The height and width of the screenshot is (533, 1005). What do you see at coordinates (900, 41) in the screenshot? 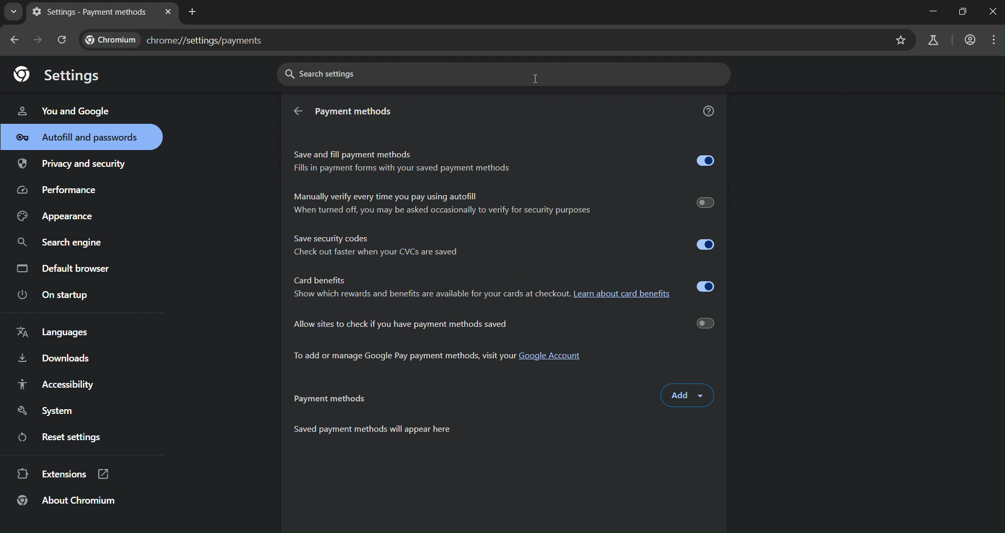
I see `bookmark page` at bounding box center [900, 41].